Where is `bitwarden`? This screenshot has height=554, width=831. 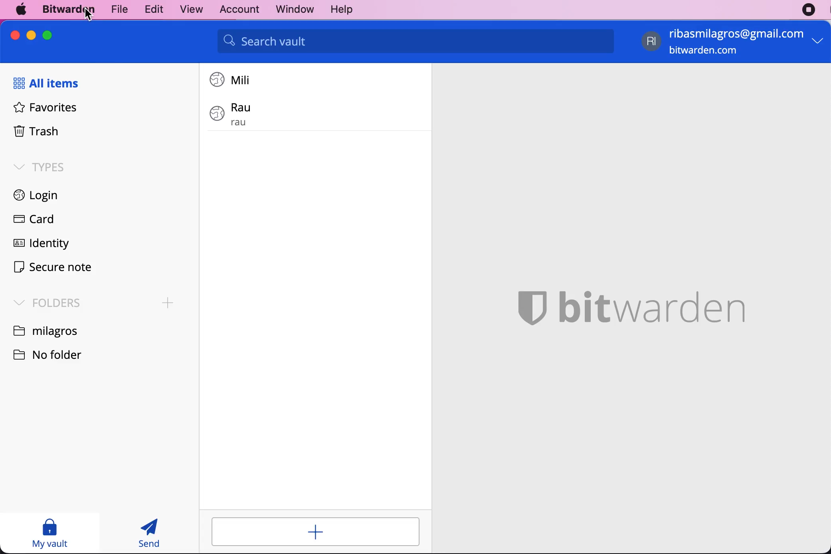 bitwarden is located at coordinates (67, 10).